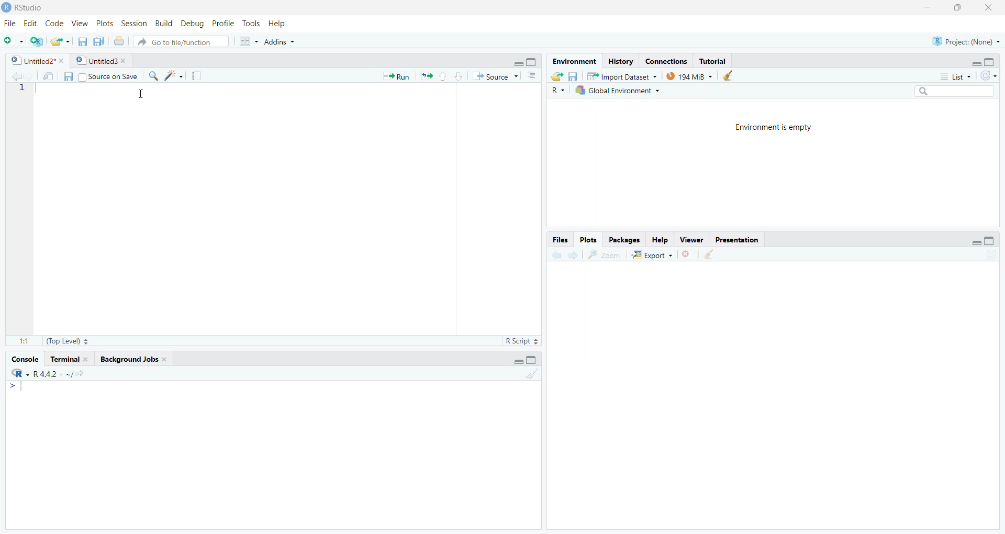 The image size is (1005, 534). What do you see at coordinates (100, 41) in the screenshot?
I see `save all documents` at bounding box center [100, 41].